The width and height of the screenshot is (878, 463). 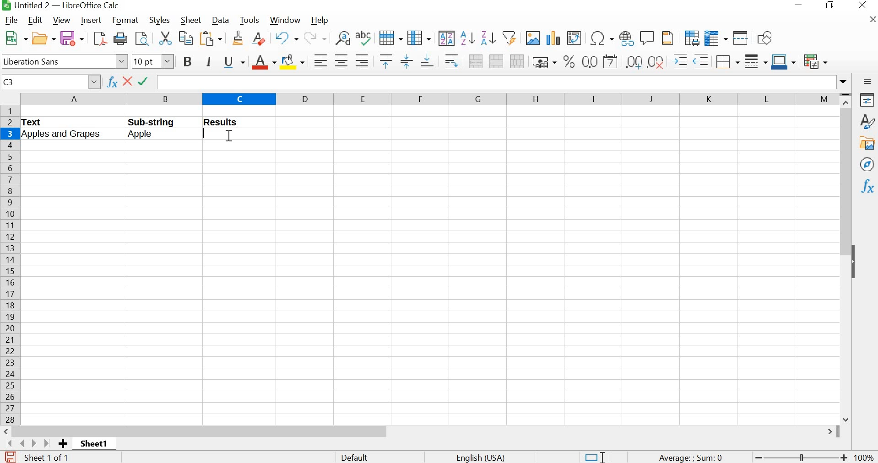 I want to click on formula, so click(x=688, y=458).